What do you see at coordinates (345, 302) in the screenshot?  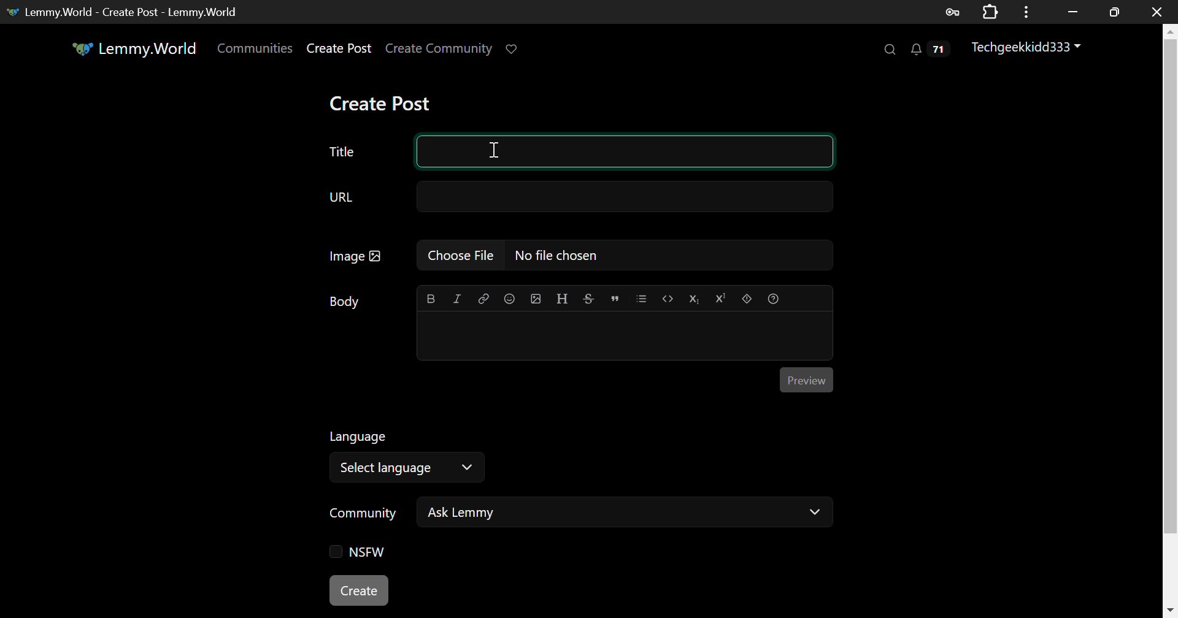 I see `Body` at bounding box center [345, 302].